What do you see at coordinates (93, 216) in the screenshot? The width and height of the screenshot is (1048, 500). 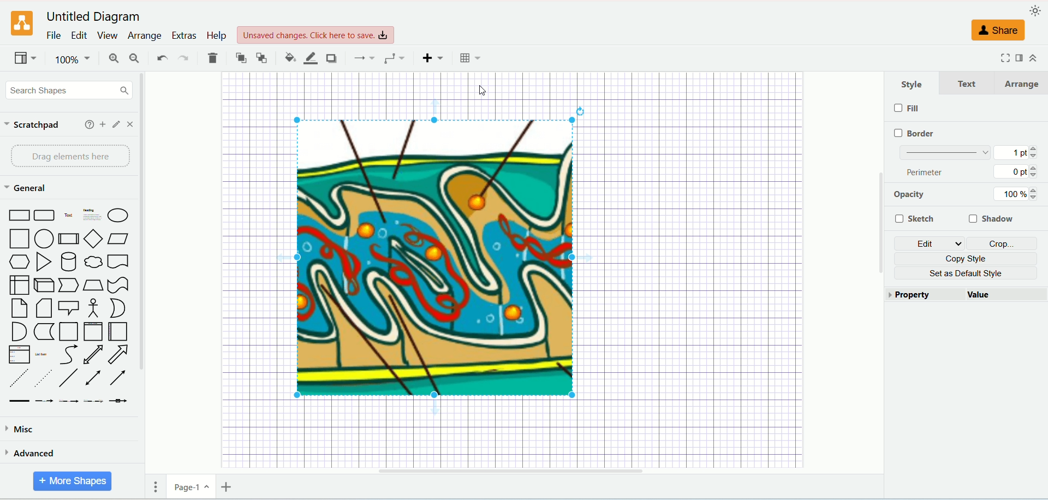 I see `Heading with Text` at bounding box center [93, 216].